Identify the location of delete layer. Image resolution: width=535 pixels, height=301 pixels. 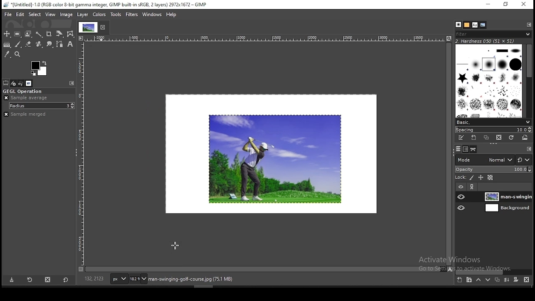
(527, 280).